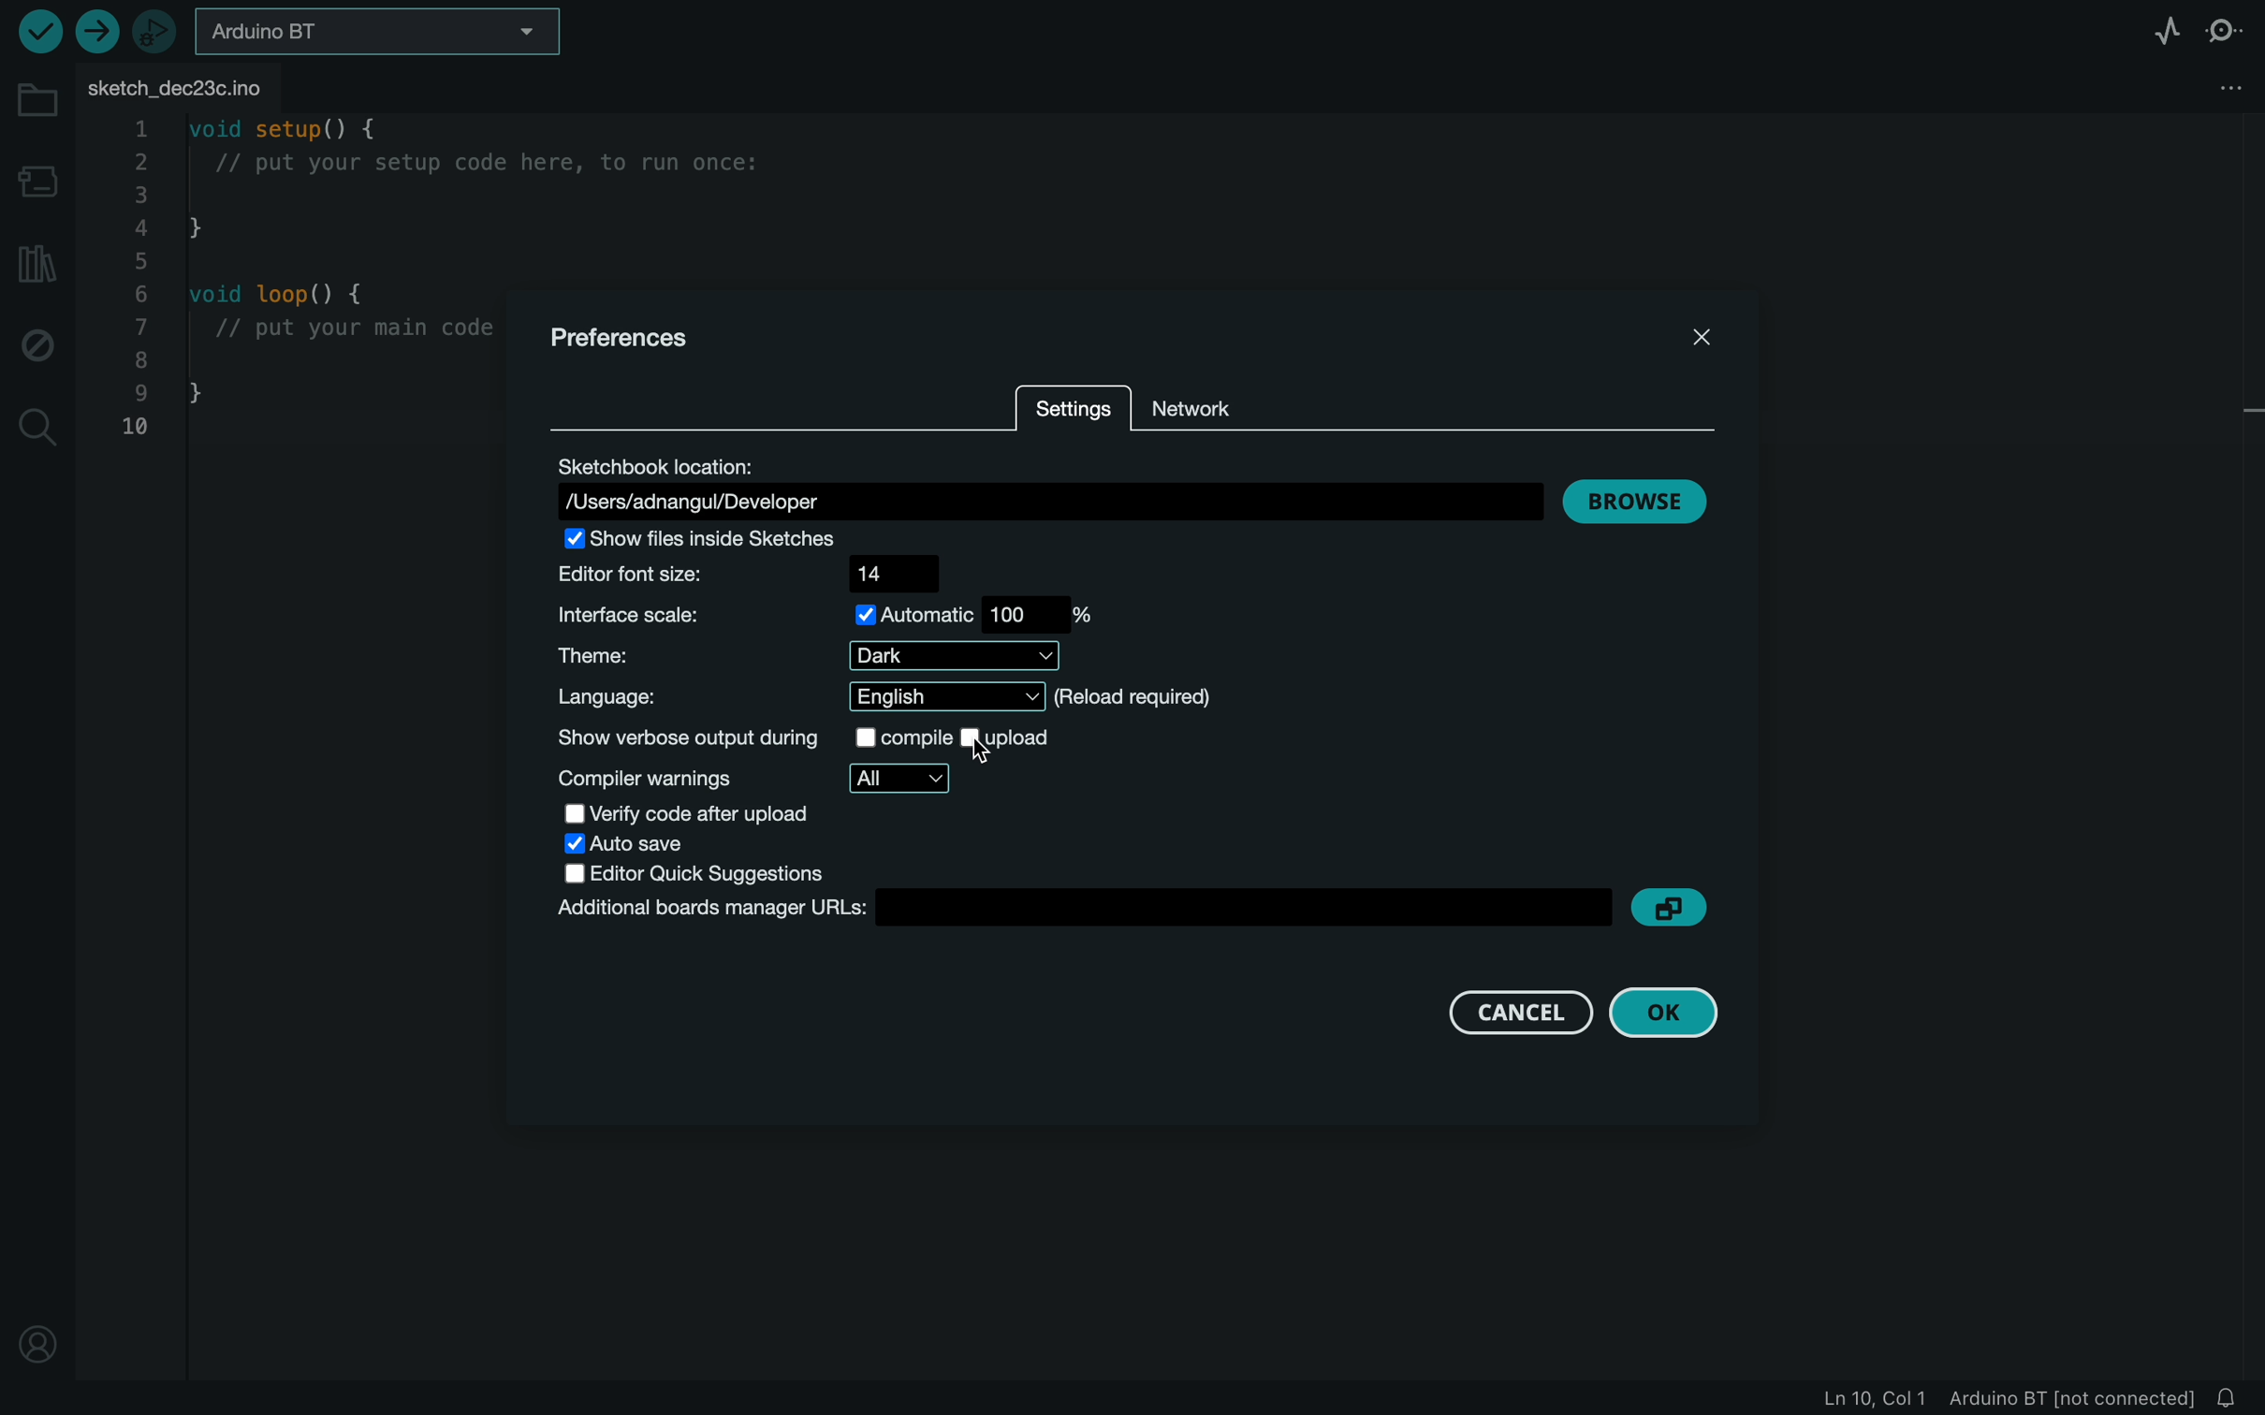  What do you see at coordinates (828, 614) in the screenshot?
I see `scale` at bounding box center [828, 614].